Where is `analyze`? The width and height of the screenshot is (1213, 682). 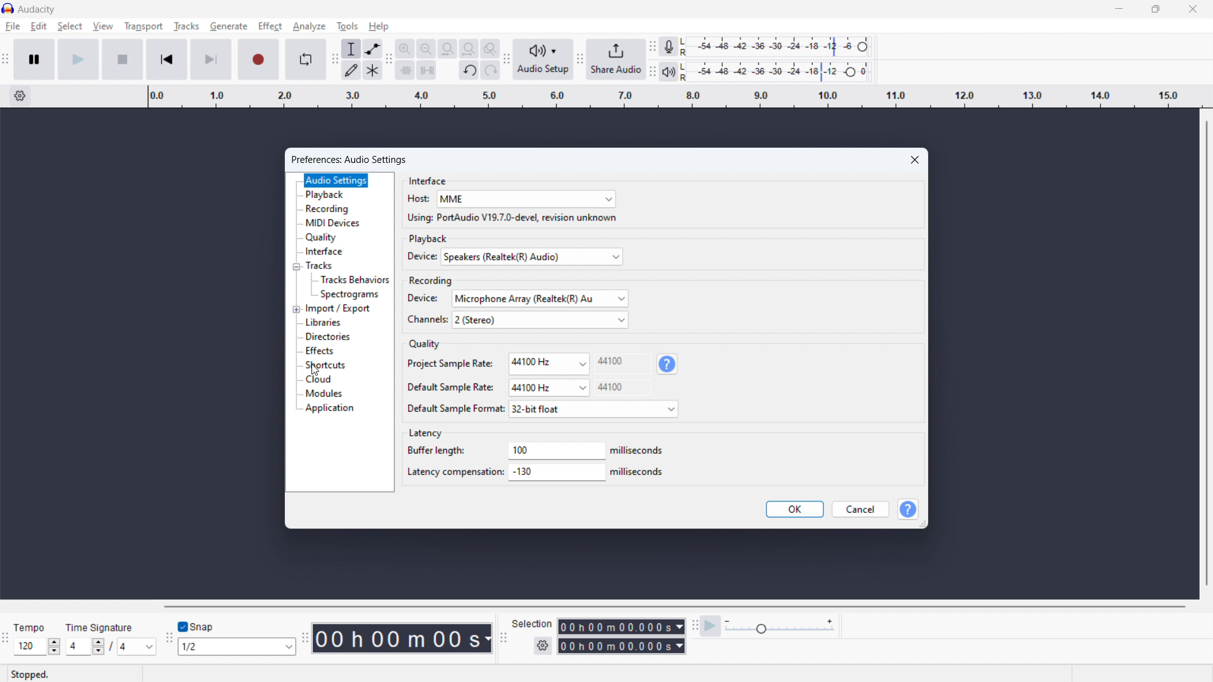 analyze is located at coordinates (310, 27).